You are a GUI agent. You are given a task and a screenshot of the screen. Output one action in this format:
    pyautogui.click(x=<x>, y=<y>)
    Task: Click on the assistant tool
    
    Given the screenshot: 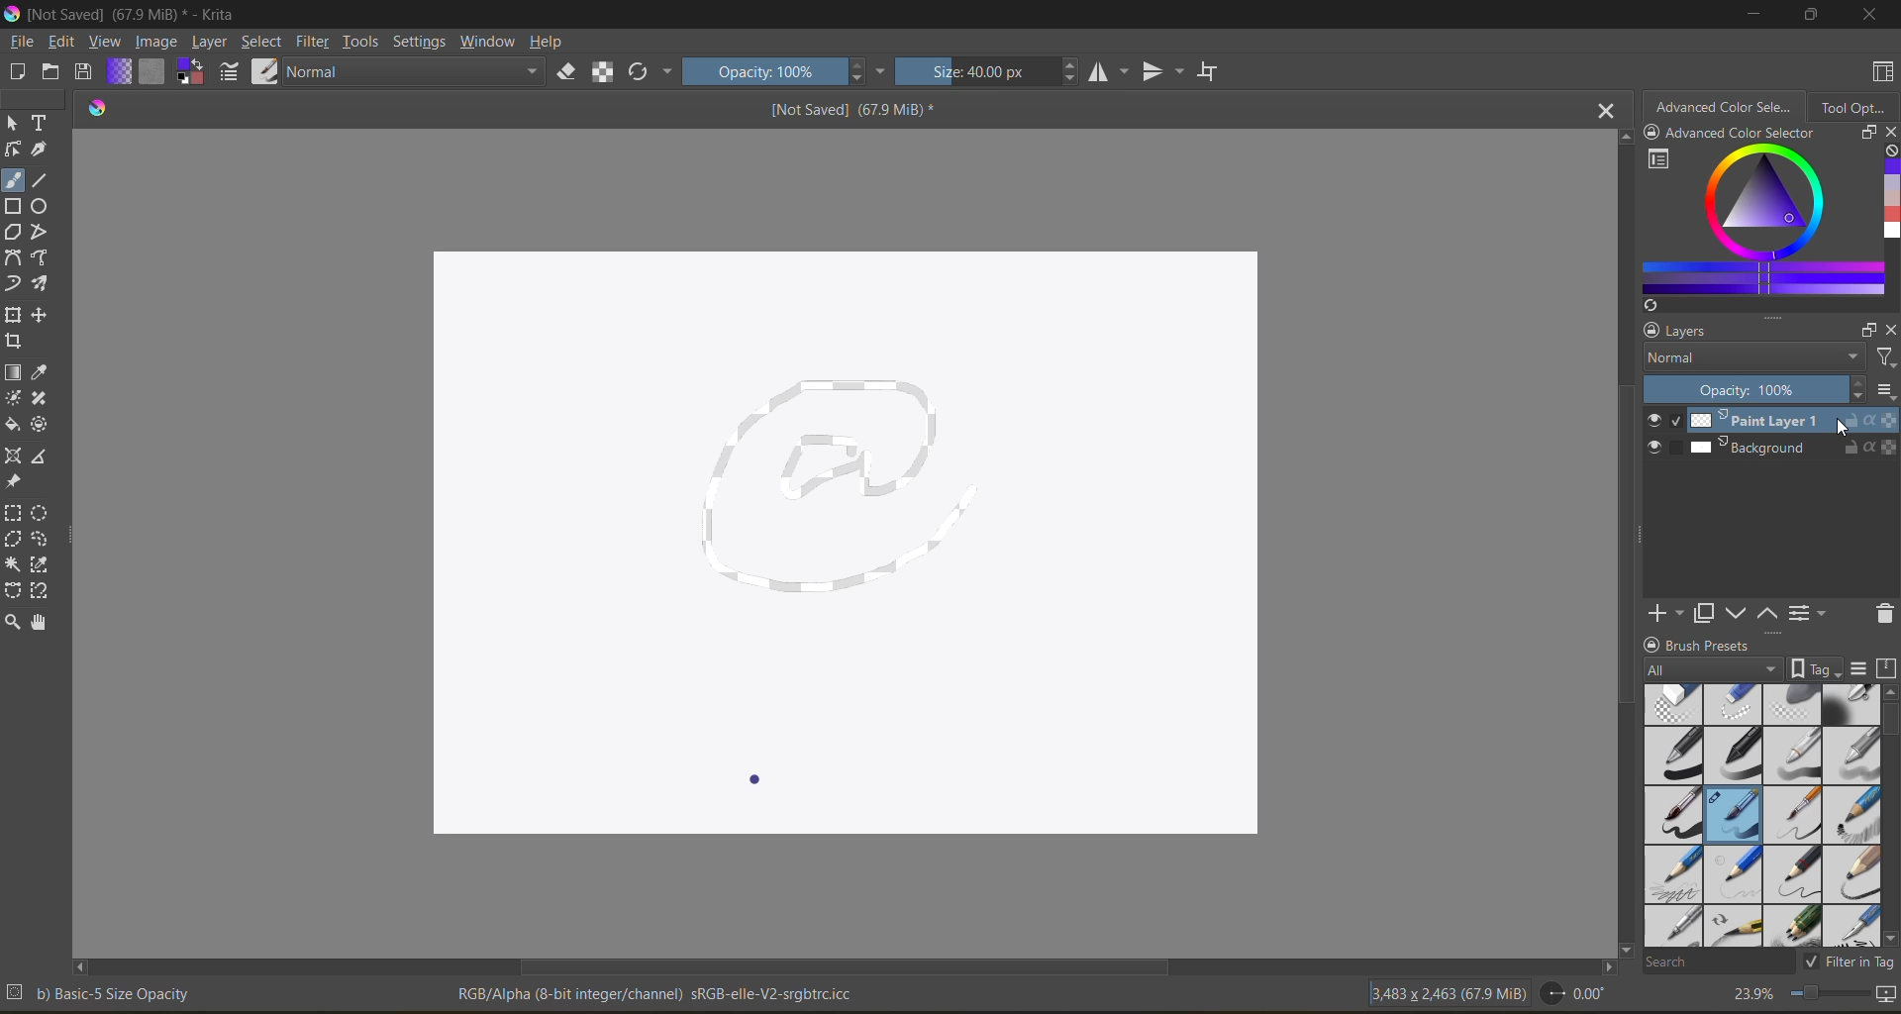 What is the action you would take?
    pyautogui.click(x=12, y=455)
    